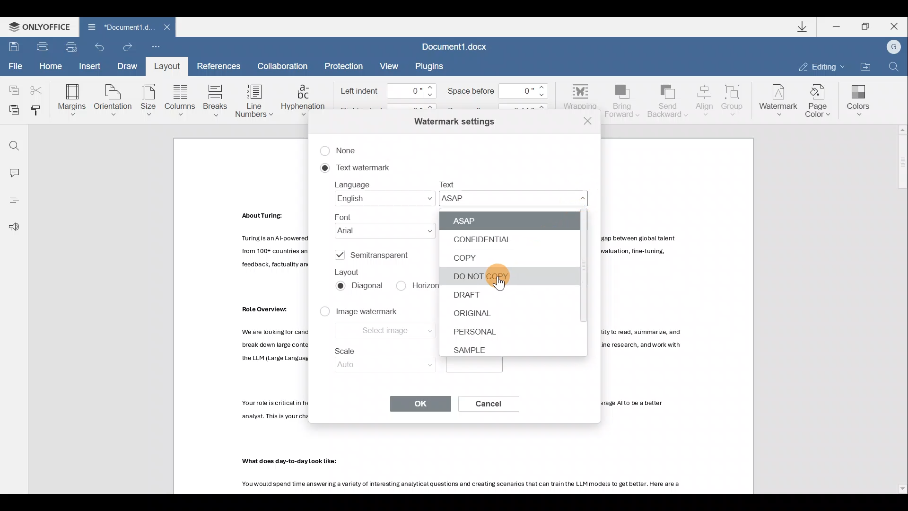 The height and width of the screenshot is (511, 908). Describe the element at coordinates (517, 194) in the screenshot. I see `Text` at that location.